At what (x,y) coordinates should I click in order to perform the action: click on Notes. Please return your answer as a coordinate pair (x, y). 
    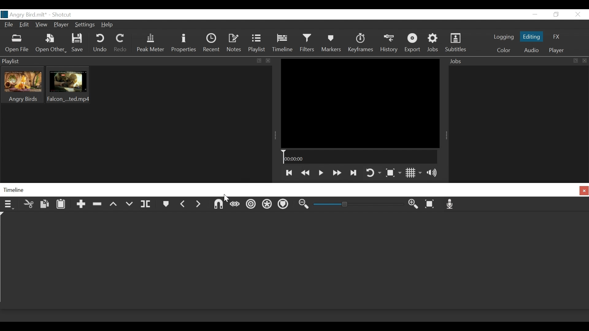
    Looking at the image, I should click on (233, 44).